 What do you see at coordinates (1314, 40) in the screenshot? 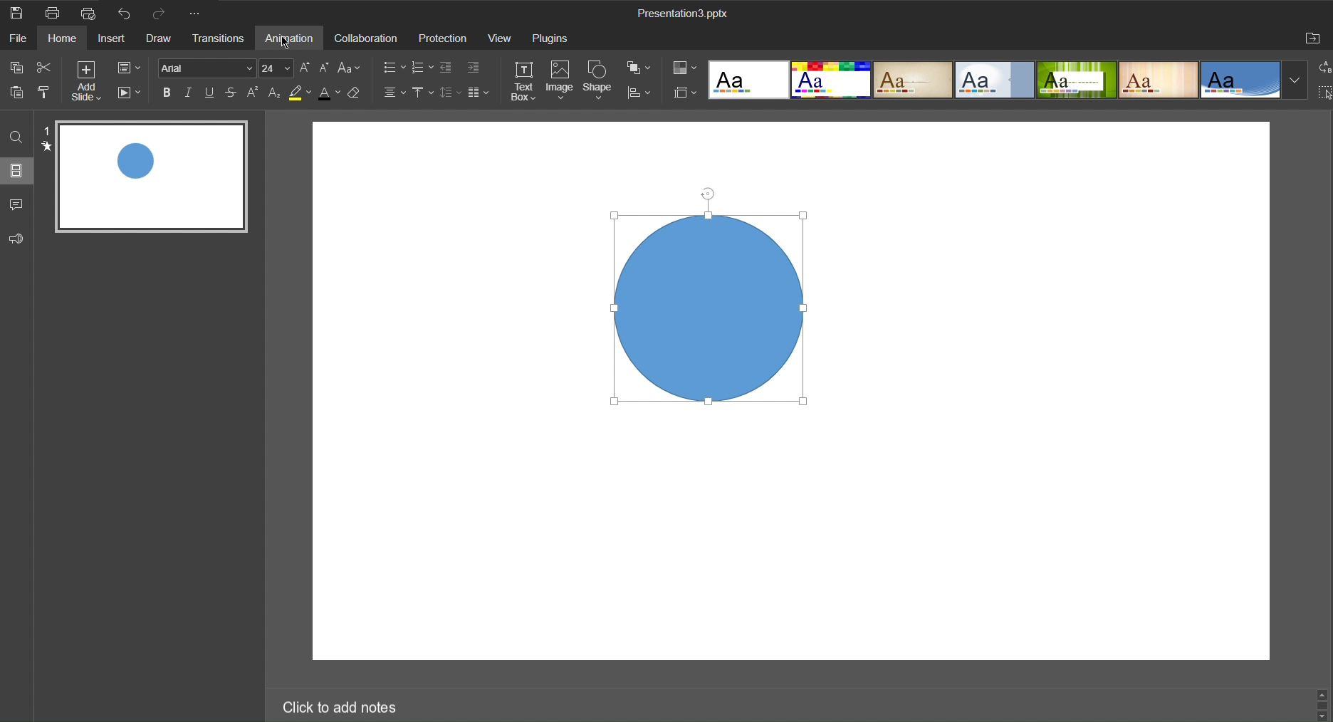
I see `Open File Location` at bounding box center [1314, 40].